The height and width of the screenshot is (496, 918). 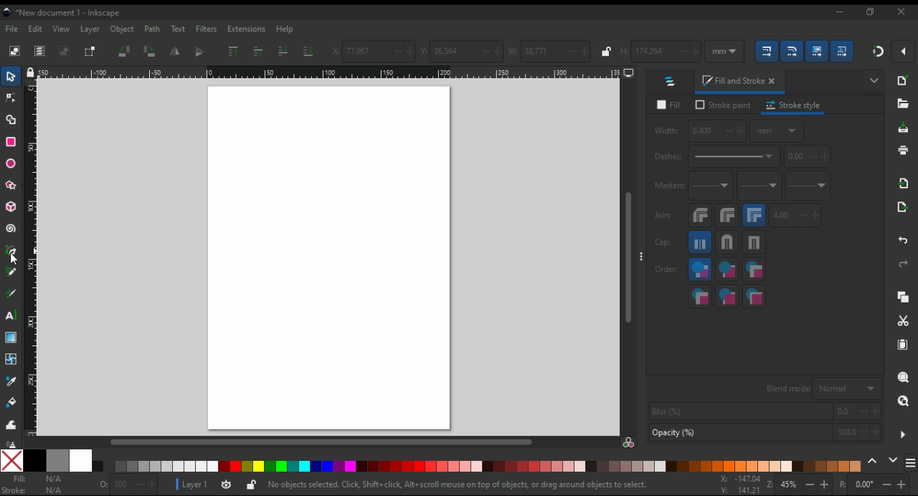 What do you see at coordinates (903, 128) in the screenshot?
I see `save` at bounding box center [903, 128].